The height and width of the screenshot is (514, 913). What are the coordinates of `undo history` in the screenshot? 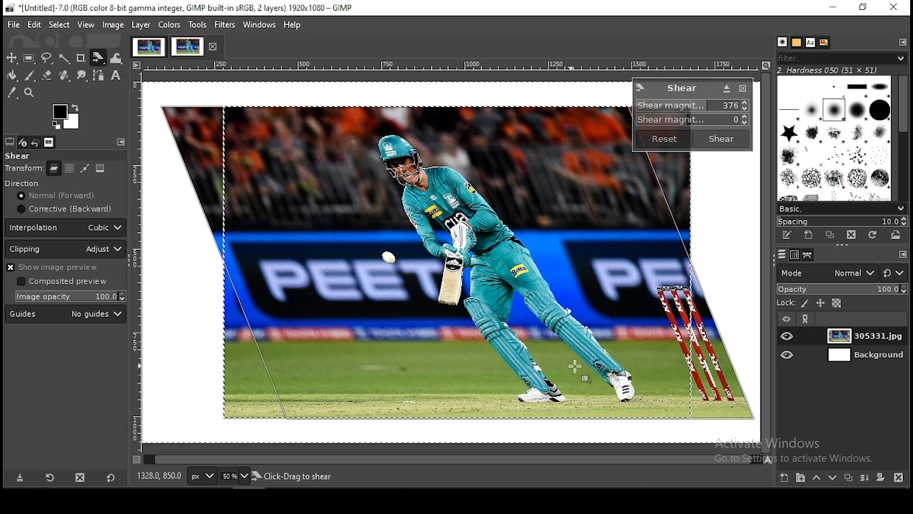 It's located at (37, 142).